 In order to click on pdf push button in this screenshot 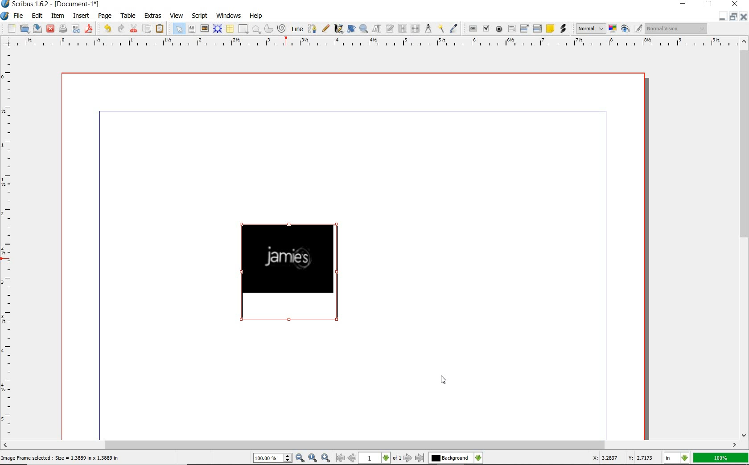, I will do `click(473, 29)`.